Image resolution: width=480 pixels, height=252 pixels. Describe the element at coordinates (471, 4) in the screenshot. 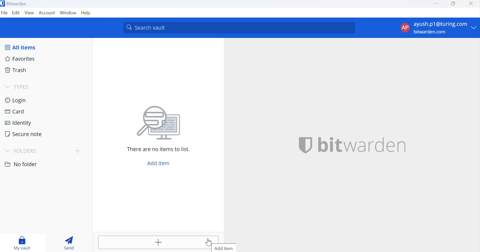

I see `Close` at that location.